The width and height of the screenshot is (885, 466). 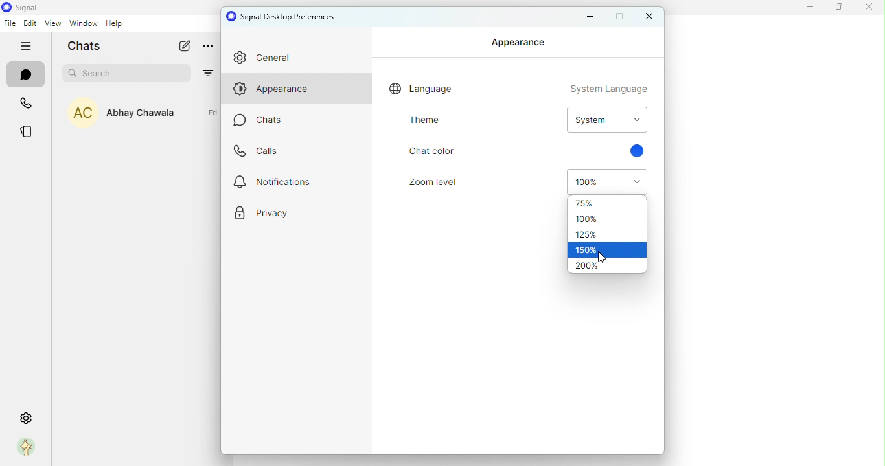 I want to click on minimize, so click(x=809, y=10).